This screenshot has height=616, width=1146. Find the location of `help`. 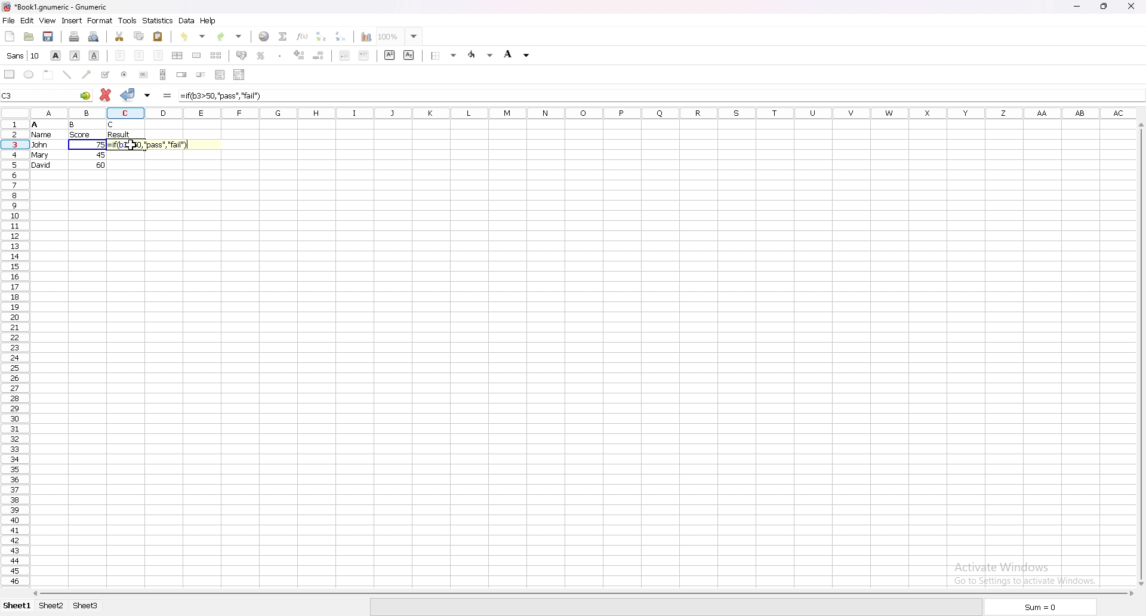

help is located at coordinates (208, 20).